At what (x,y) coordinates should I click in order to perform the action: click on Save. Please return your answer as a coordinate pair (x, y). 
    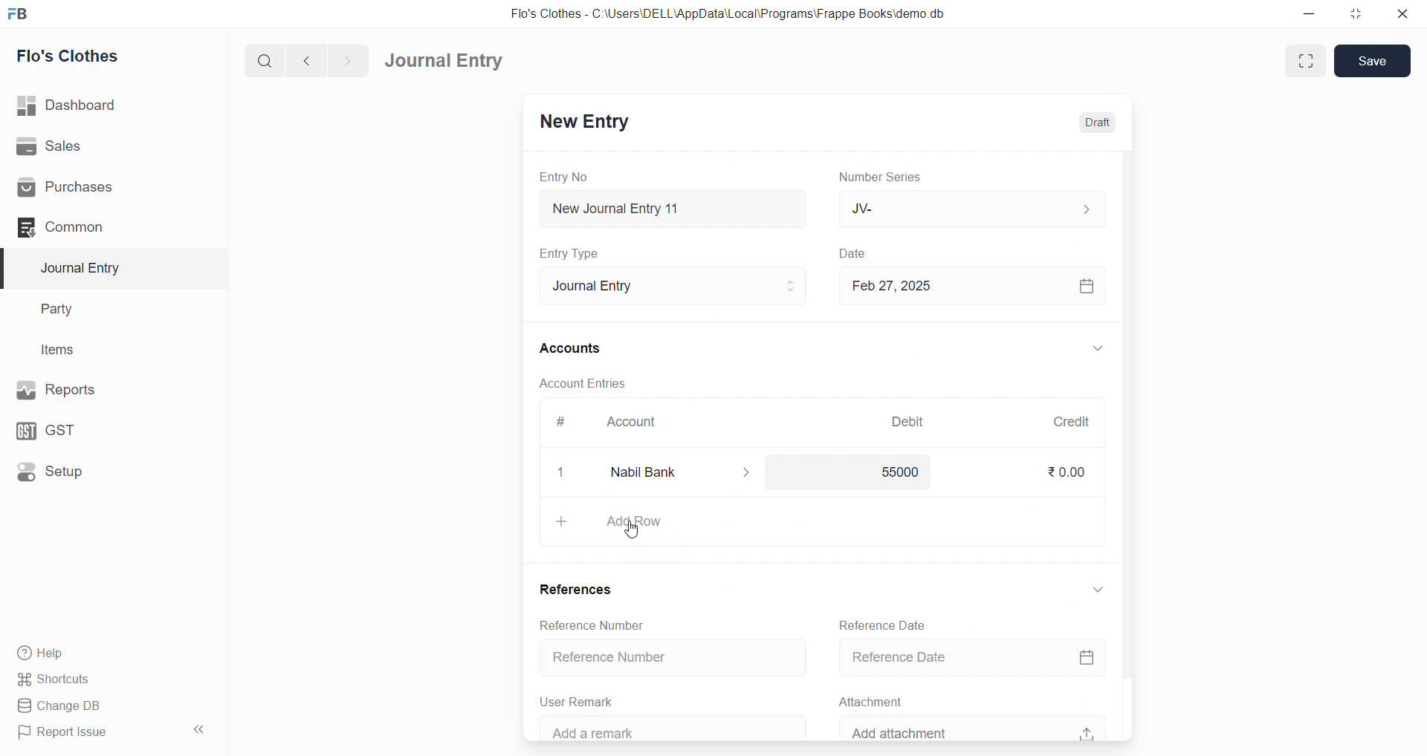
    Looking at the image, I should click on (1373, 61).